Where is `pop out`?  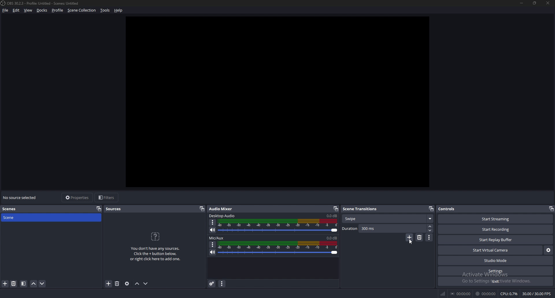
pop out is located at coordinates (99, 209).